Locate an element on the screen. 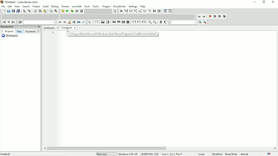  1 is located at coordinates (53, 33).